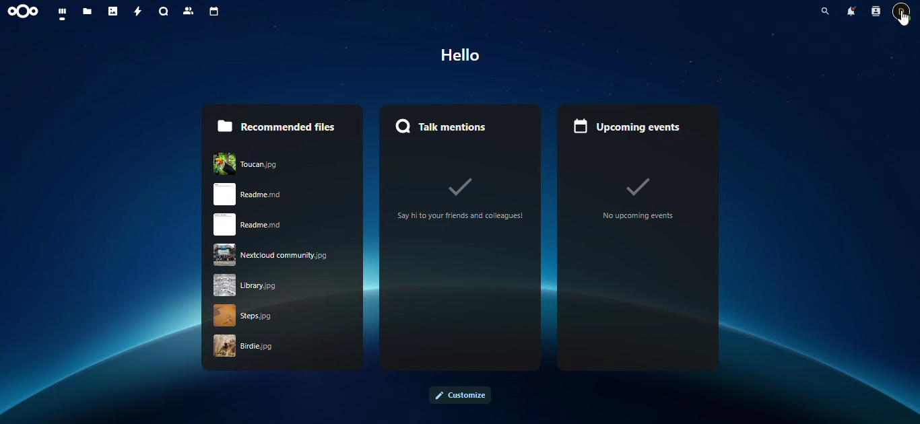 This screenshot has height=424, width=920. Describe the element at coordinates (458, 203) in the screenshot. I see `Say hi to your friends and colleagues!` at that location.